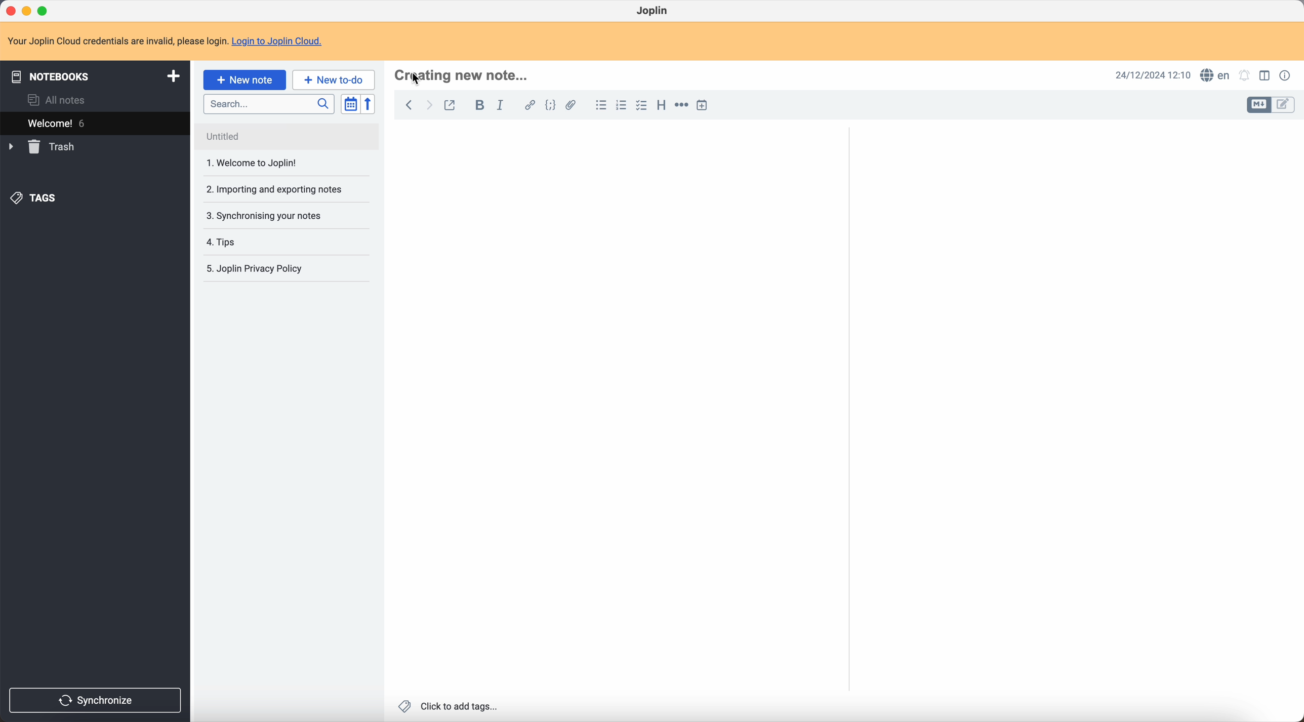 The image size is (1304, 722). Describe the element at coordinates (29, 11) in the screenshot. I see `minimize` at that location.